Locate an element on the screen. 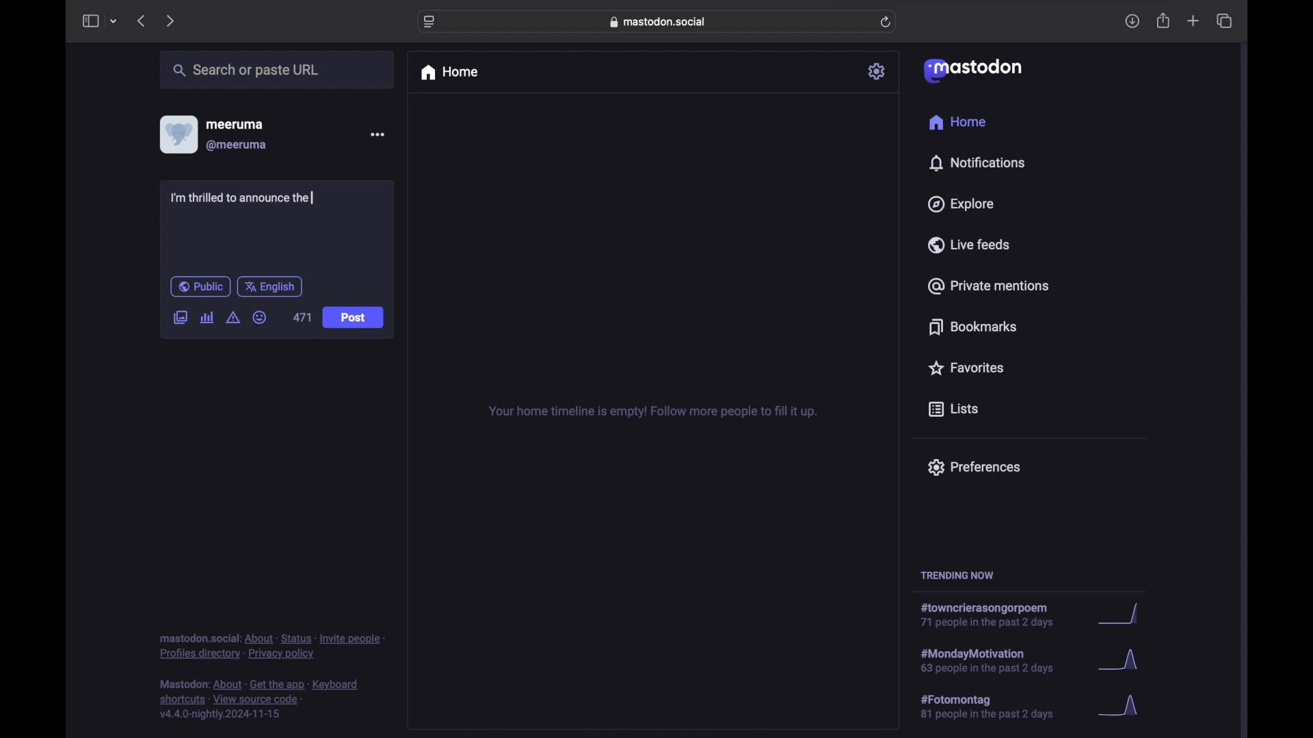 Image resolution: width=1313 pixels, height=738 pixels. explore is located at coordinates (961, 204).